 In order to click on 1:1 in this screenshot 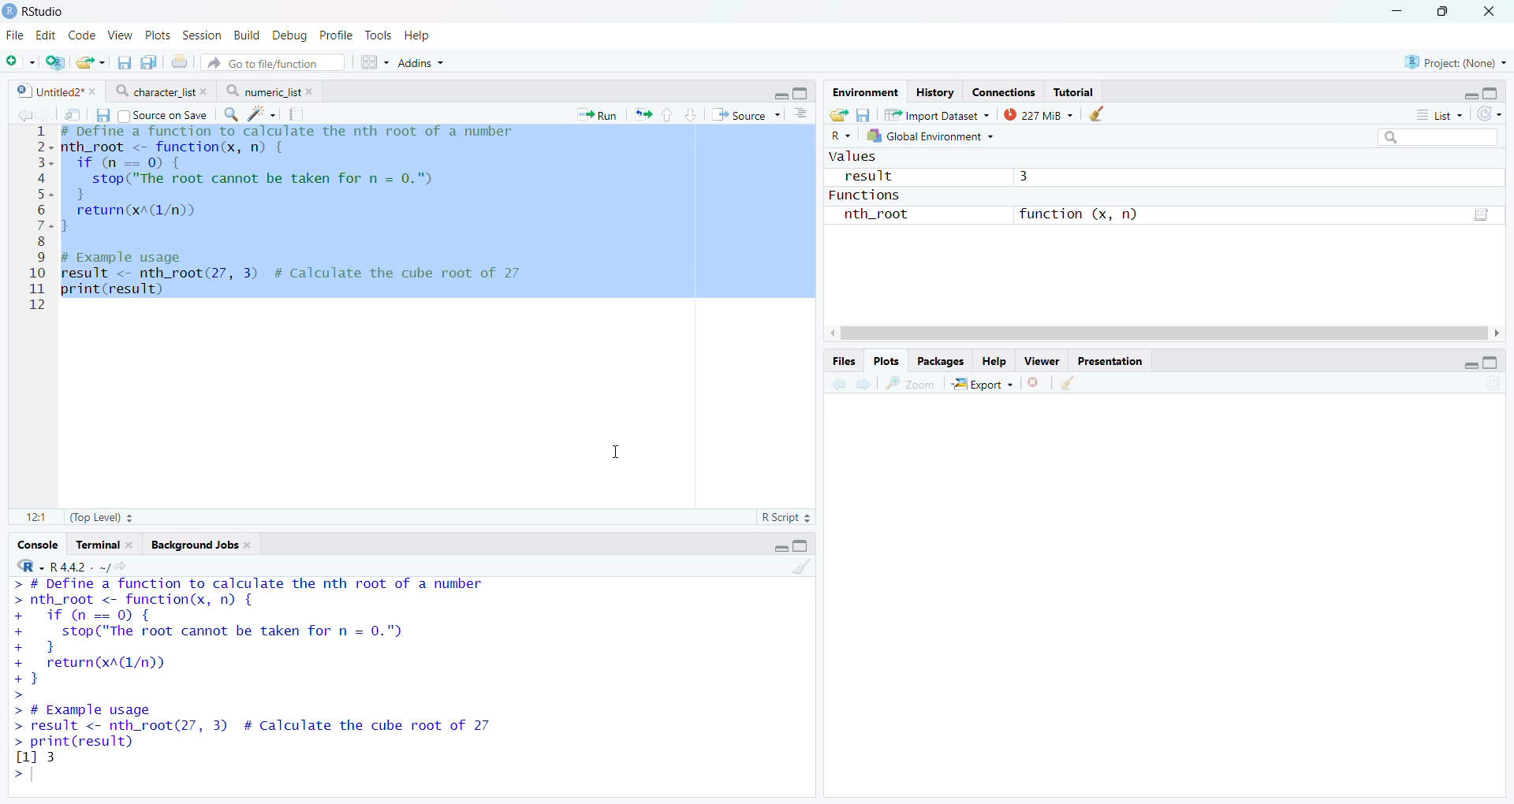, I will do `click(32, 516)`.